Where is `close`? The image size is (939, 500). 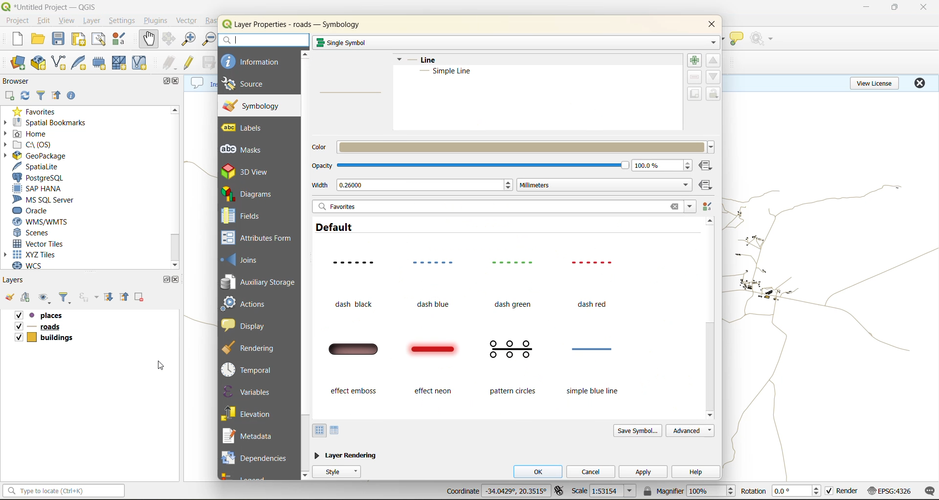
close is located at coordinates (918, 84).